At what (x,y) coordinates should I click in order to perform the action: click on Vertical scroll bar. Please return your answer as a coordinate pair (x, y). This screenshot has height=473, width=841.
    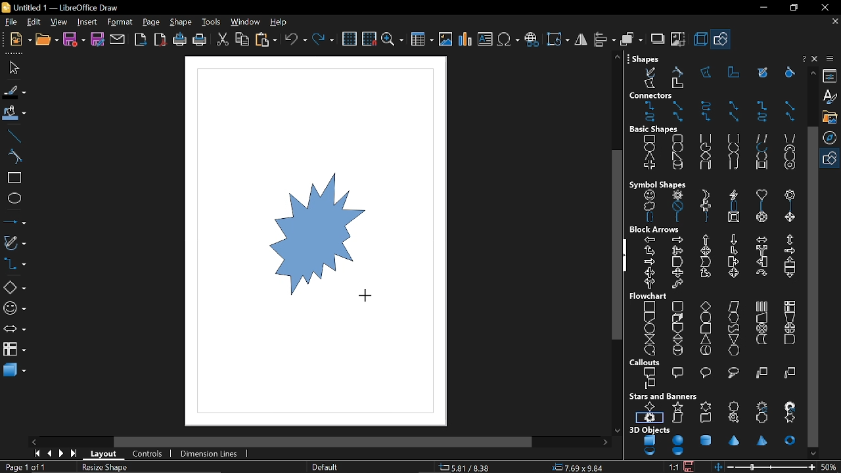
    Looking at the image, I should click on (614, 243).